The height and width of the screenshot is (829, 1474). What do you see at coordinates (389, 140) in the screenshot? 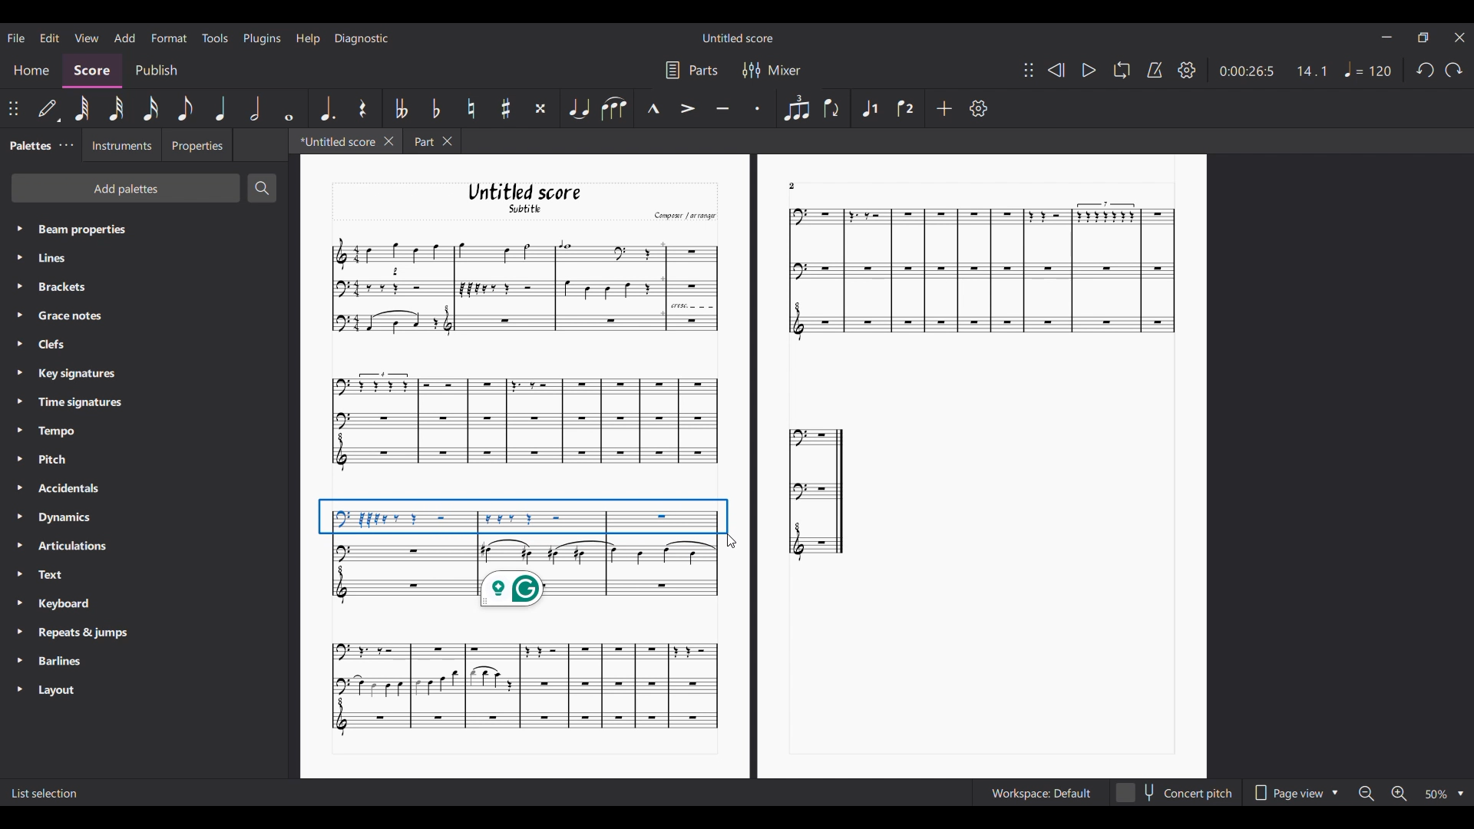
I see `Close current tab` at bounding box center [389, 140].